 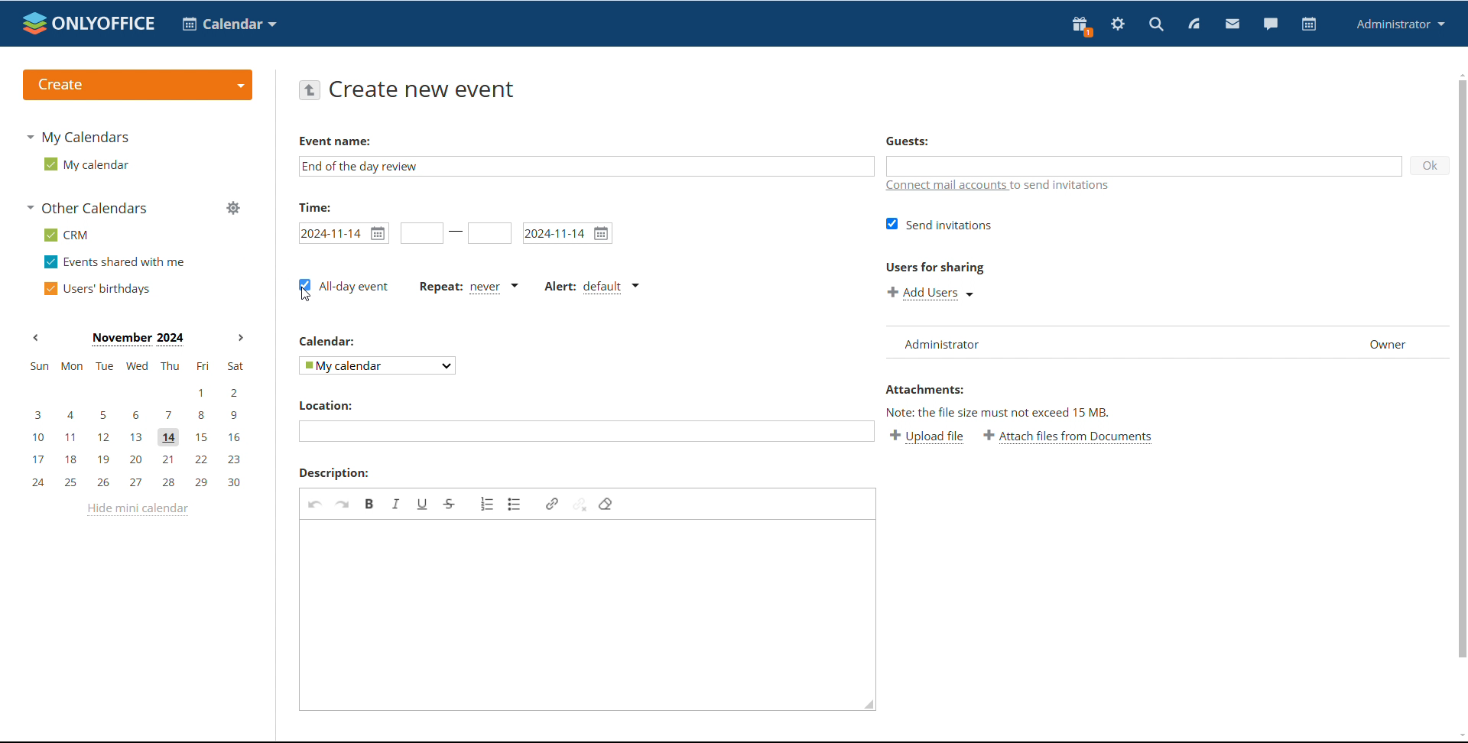 What do you see at coordinates (1233, 25) in the screenshot?
I see `mail` at bounding box center [1233, 25].